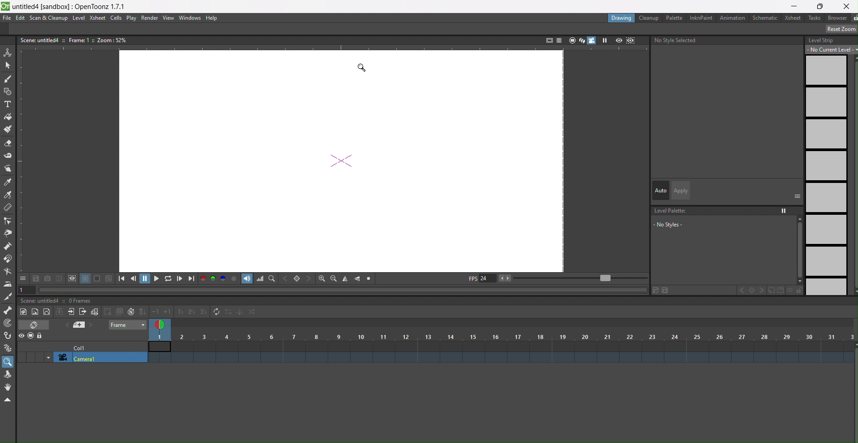 This screenshot has width=858, height=443. I want to click on pinch tool, so click(9, 233).